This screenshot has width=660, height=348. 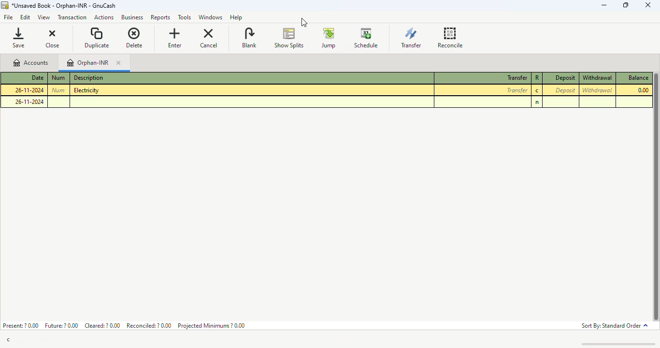 What do you see at coordinates (20, 325) in the screenshot?
I see `present: ? 0.00` at bounding box center [20, 325].